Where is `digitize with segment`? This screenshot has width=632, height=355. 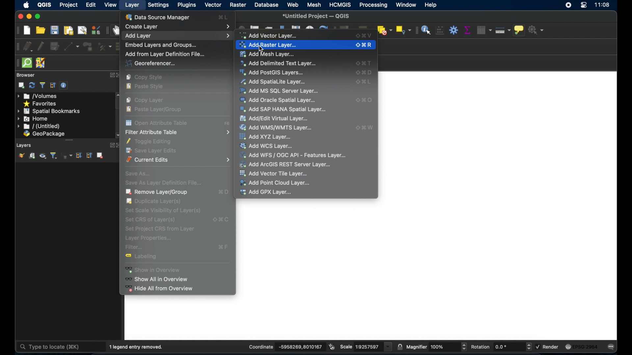
digitize with segment is located at coordinates (72, 46).